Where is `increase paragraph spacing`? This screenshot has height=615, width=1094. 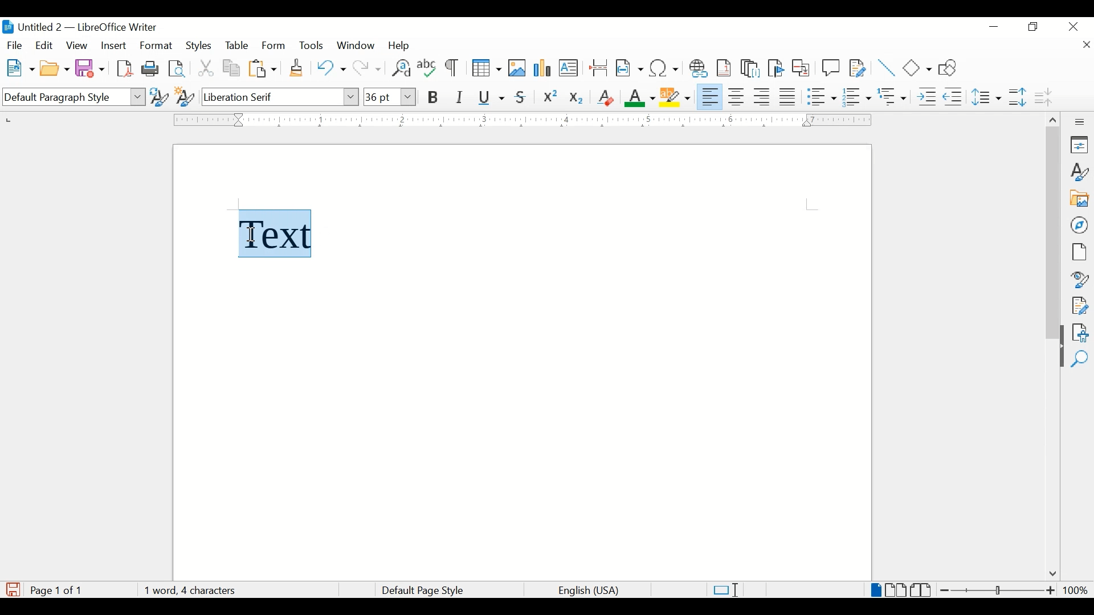 increase paragraph spacing is located at coordinates (1017, 97).